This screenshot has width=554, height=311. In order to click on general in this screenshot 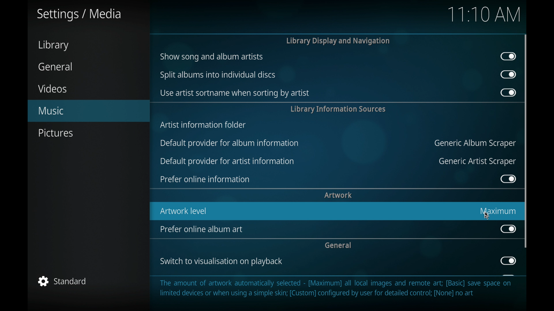, I will do `click(338, 245)`.